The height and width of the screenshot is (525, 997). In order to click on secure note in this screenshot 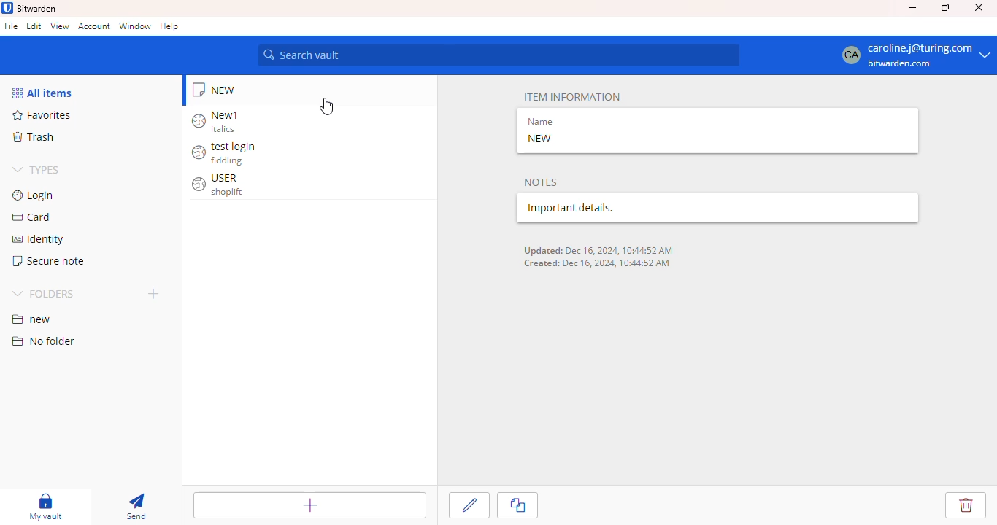, I will do `click(221, 89)`.